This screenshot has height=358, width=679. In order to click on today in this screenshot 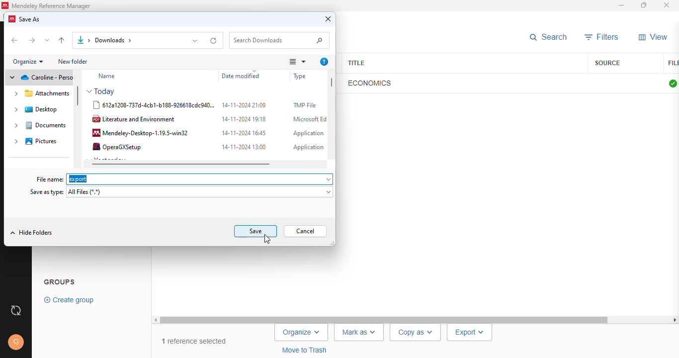, I will do `click(100, 92)`.